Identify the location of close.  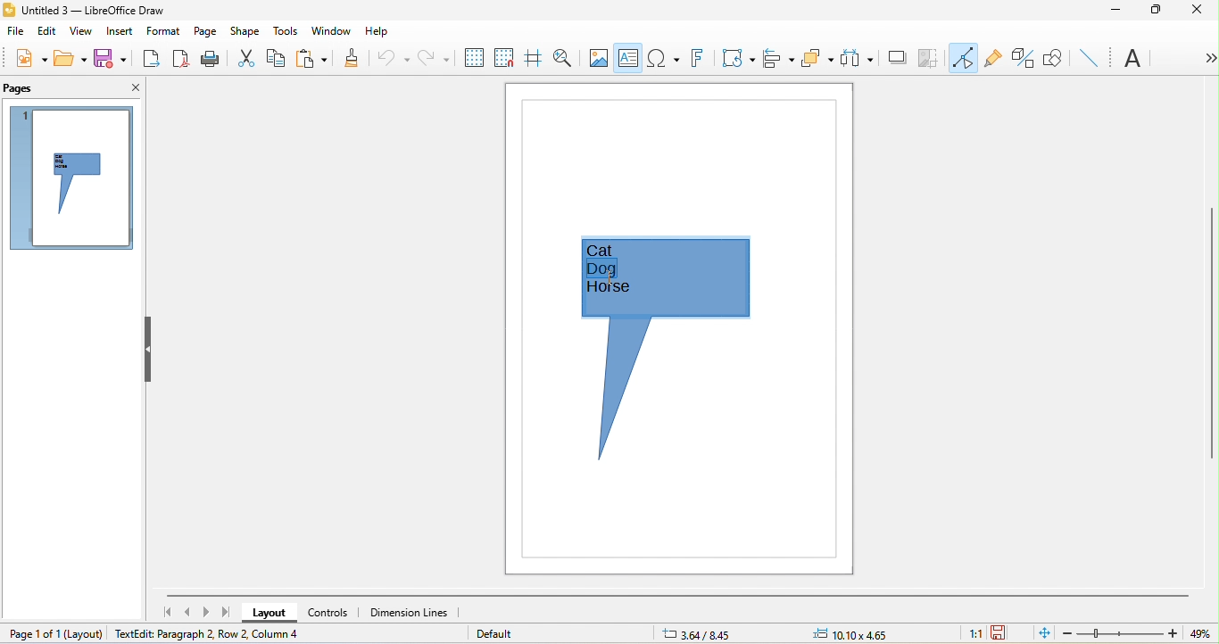
(1198, 13).